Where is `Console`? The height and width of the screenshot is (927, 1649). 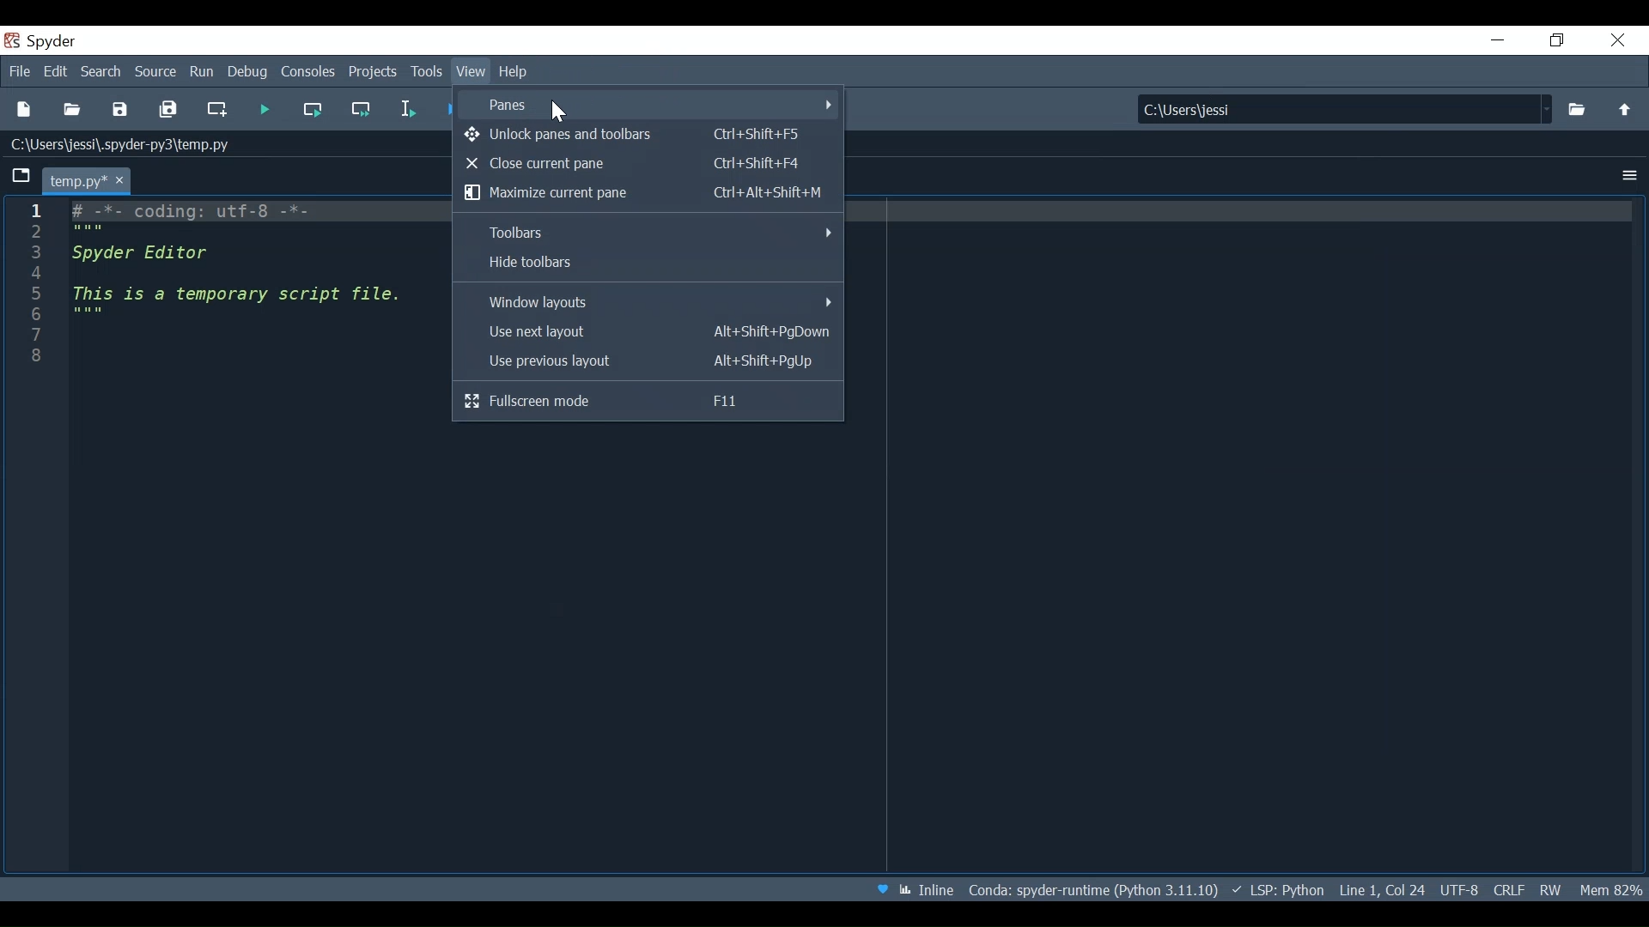 Console is located at coordinates (310, 70).